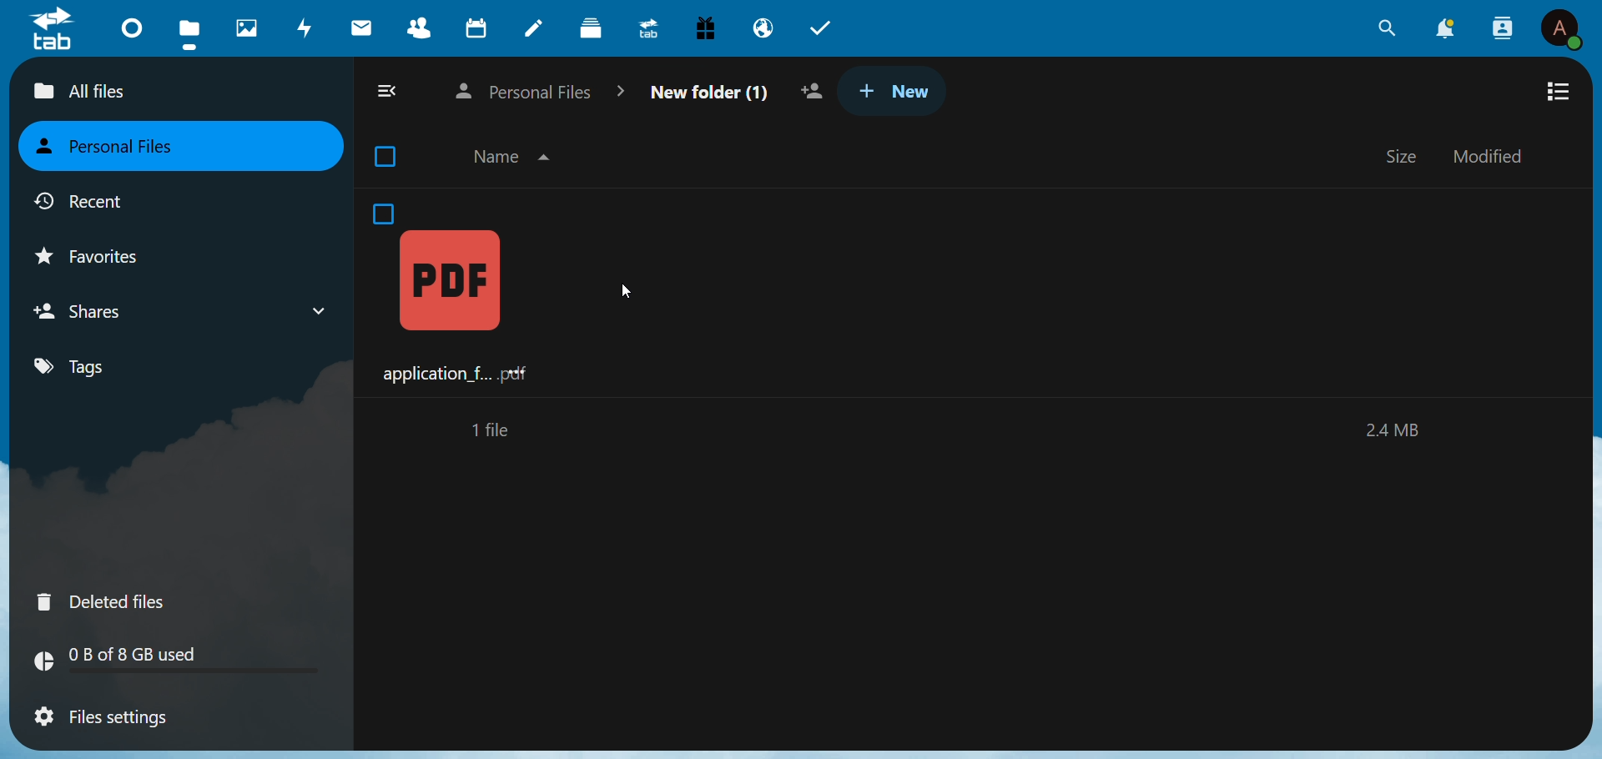  What do you see at coordinates (537, 29) in the screenshot?
I see `edit` at bounding box center [537, 29].